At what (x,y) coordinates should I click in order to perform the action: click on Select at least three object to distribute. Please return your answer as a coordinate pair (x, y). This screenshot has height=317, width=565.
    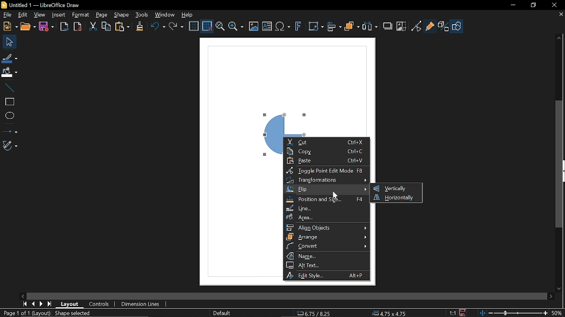
    Looking at the image, I should click on (370, 26).